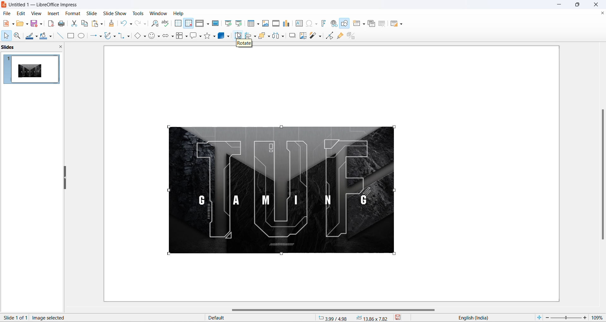 The width and height of the screenshot is (606, 322). I want to click on undo options, so click(130, 24).